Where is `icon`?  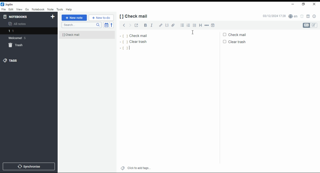 icon is located at coordinates (7, 4).